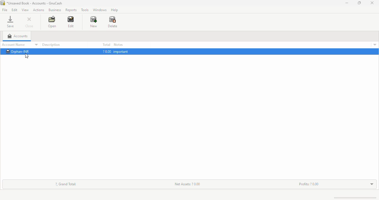 This screenshot has width=379, height=200. Describe the element at coordinates (113, 22) in the screenshot. I see `delete` at that location.